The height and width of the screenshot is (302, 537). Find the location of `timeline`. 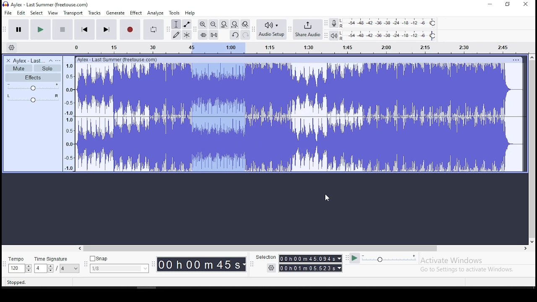

timeline is located at coordinates (293, 47).